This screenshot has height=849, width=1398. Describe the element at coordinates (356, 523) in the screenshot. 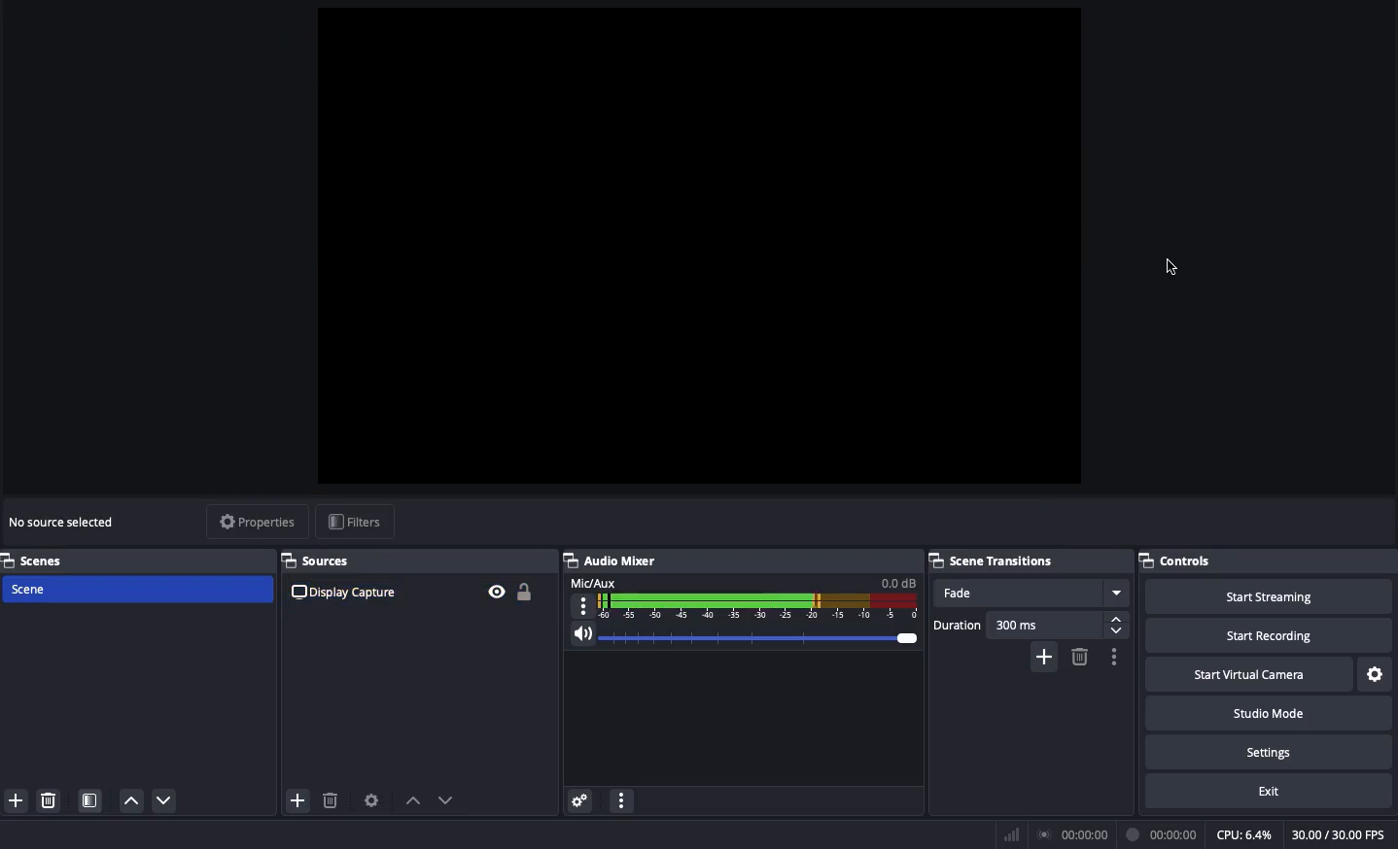

I see `Filters` at that location.